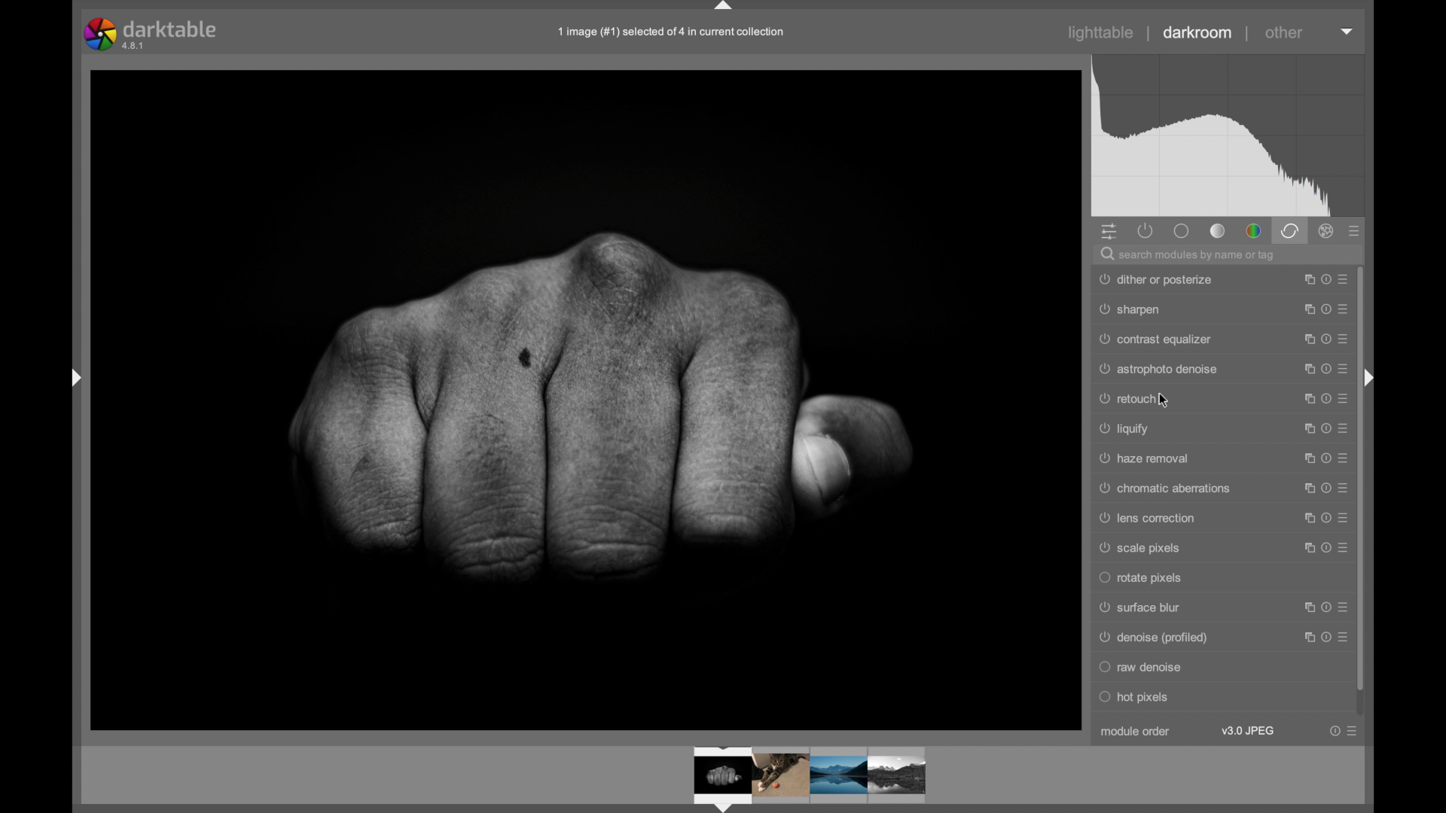 The height and width of the screenshot is (813, 1446). I want to click on more options, so click(1341, 607).